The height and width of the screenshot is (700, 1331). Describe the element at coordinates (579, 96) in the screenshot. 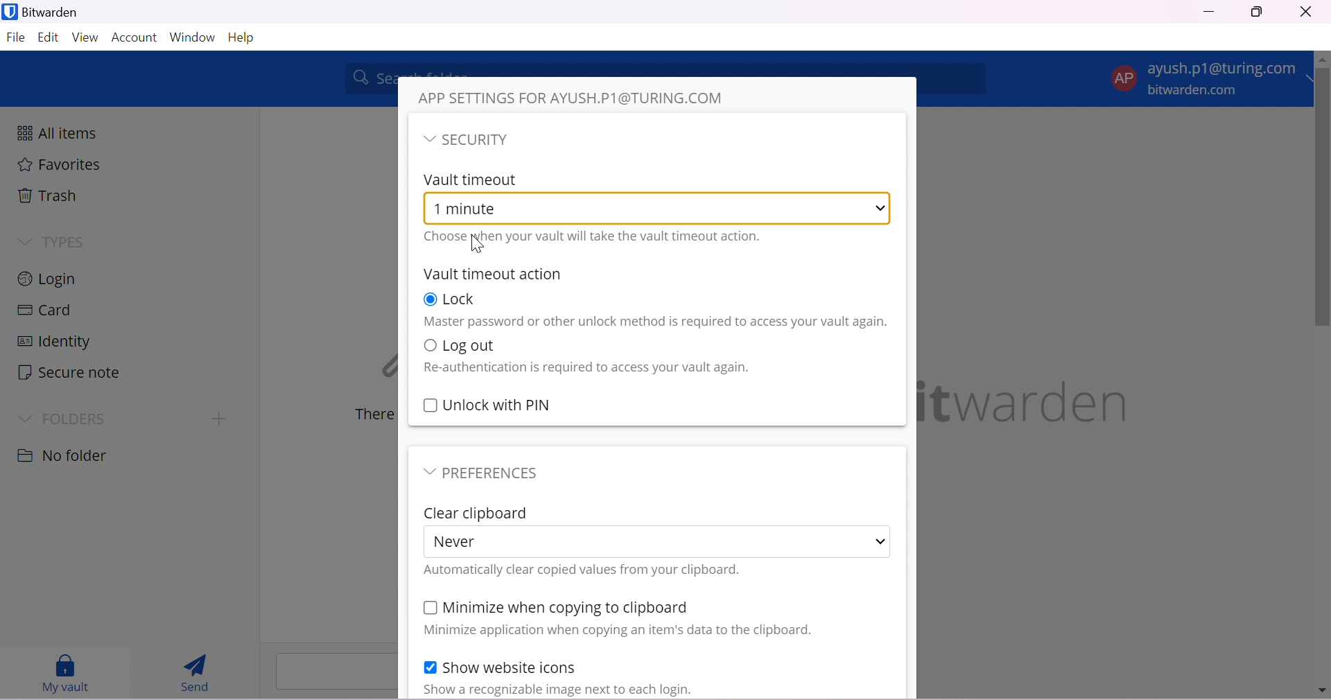

I see `APP SETTINGS FOR AYUSH.P1@TURING.COM` at that location.